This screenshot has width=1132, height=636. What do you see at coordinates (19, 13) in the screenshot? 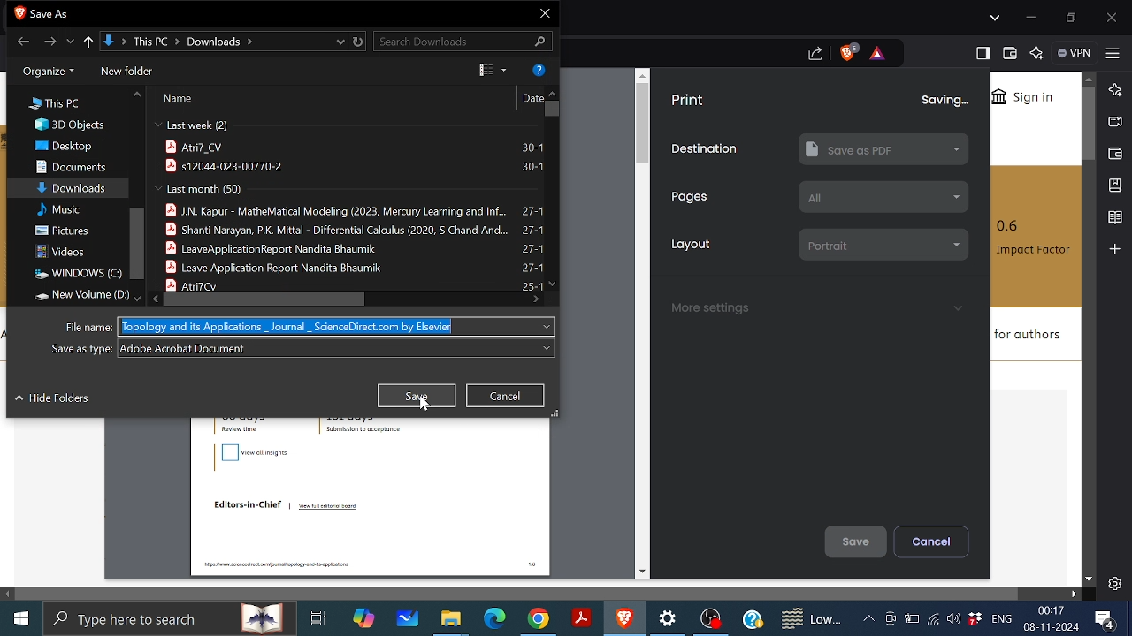
I see `brave icon` at bounding box center [19, 13].